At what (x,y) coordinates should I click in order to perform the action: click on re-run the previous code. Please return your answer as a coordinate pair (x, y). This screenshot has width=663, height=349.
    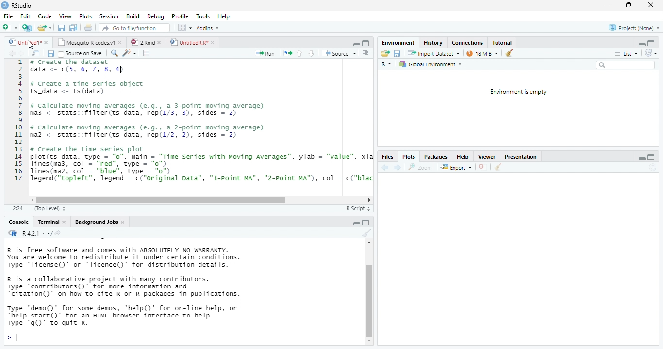
    Looking at the image, I should click on (288, 53).